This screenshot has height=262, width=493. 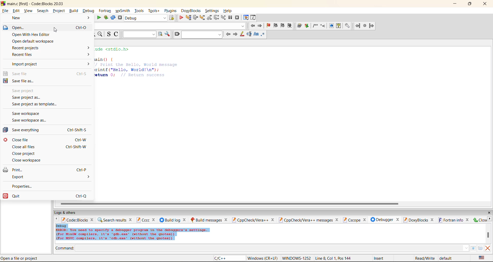 What do you see at coordinates (269, 26) in the screenshot?
I see `toggle bookmark` at bounding box center [269, 26].